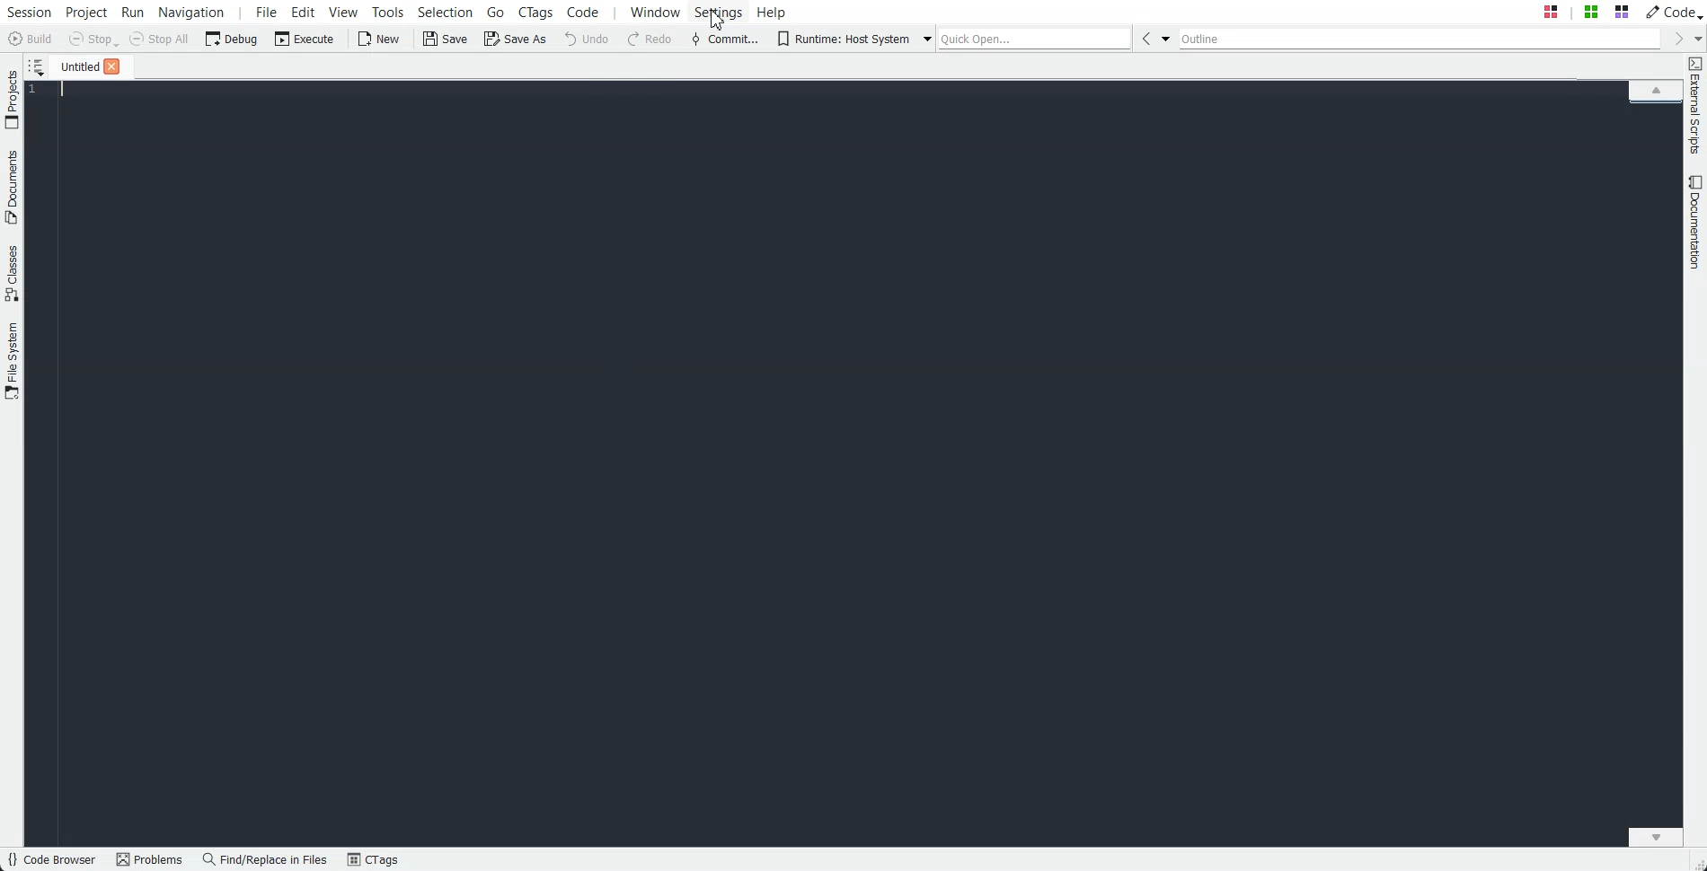 The width and height of the screenshot is (1707, 871). What do you see at coordinates (498, 11) in the screenshot?
I see `Go` at bounding box center [498, 11].